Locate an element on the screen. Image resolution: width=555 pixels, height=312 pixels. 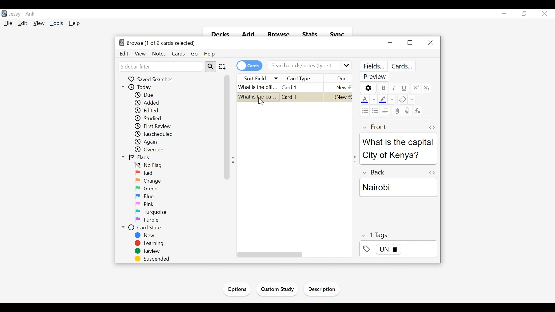
minimize is located at coordinates (390, 43).